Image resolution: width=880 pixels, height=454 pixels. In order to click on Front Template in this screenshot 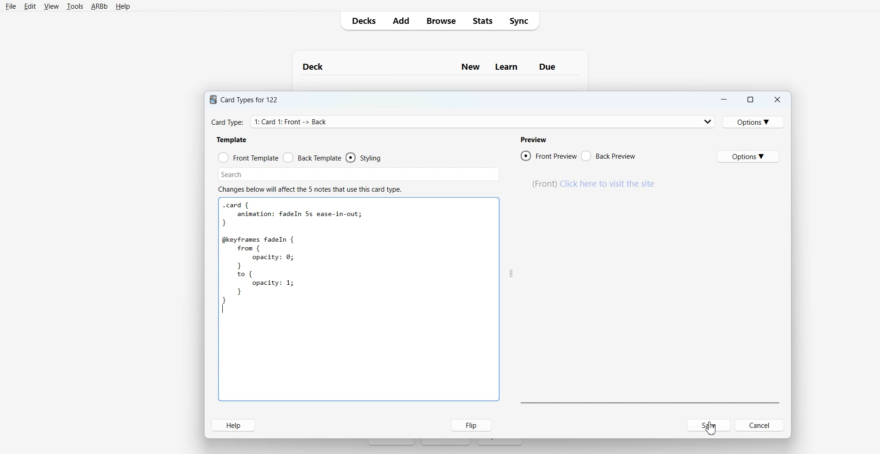, I will do `click(313, 157)`.